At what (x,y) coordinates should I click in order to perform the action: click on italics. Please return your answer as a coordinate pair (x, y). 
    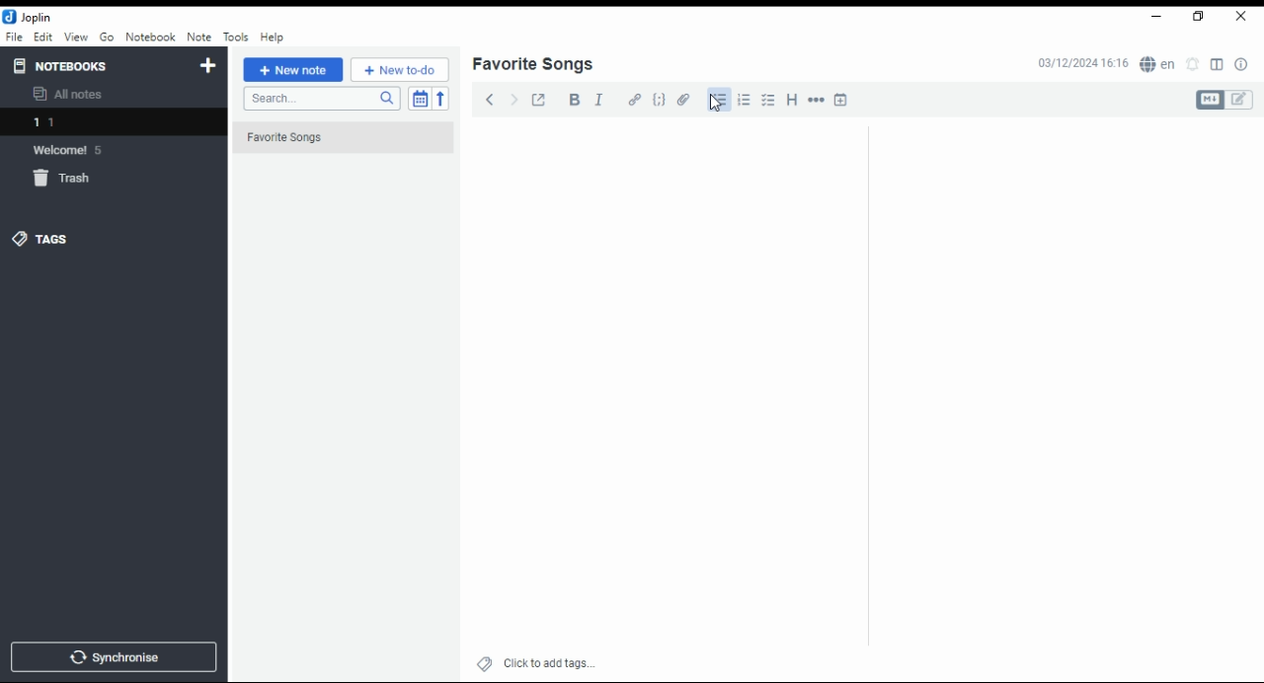
    Looking at the image, I should click on (598, 99).